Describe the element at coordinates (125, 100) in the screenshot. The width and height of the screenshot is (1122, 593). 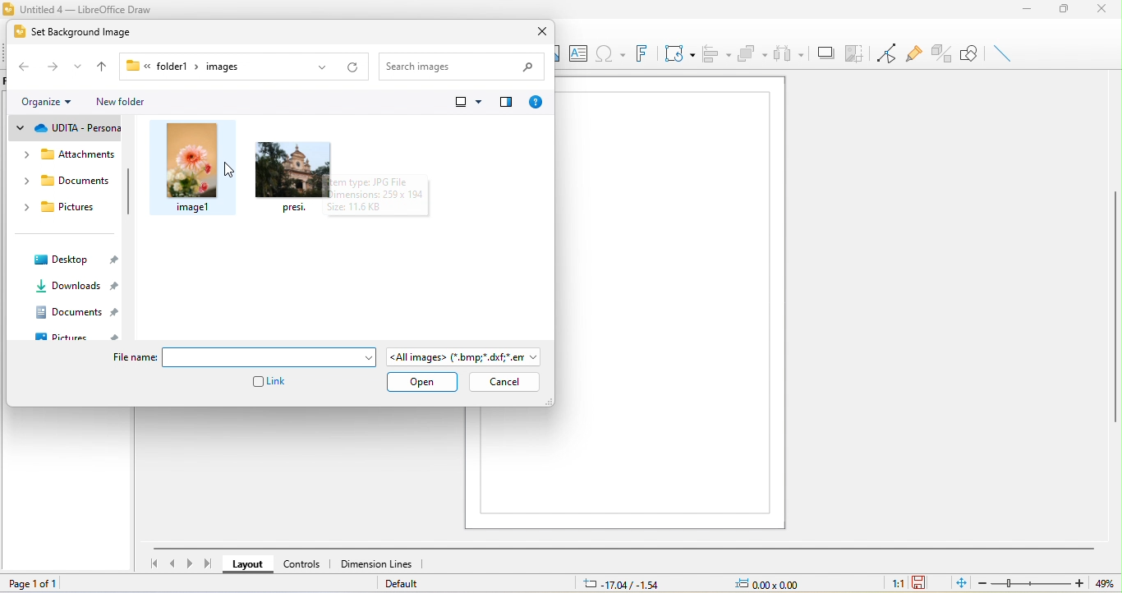
I see `new folder` at that location.